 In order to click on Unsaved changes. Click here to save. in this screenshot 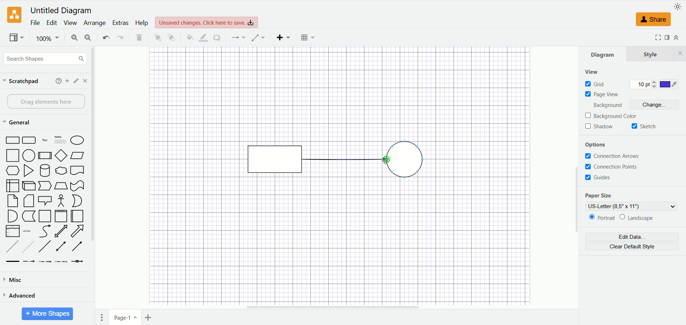, I will do `click(207, 22)`.